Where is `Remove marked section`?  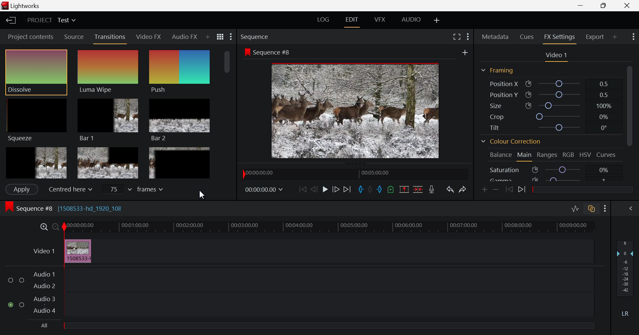
Remove marked section is located at coordinates (404, 190).